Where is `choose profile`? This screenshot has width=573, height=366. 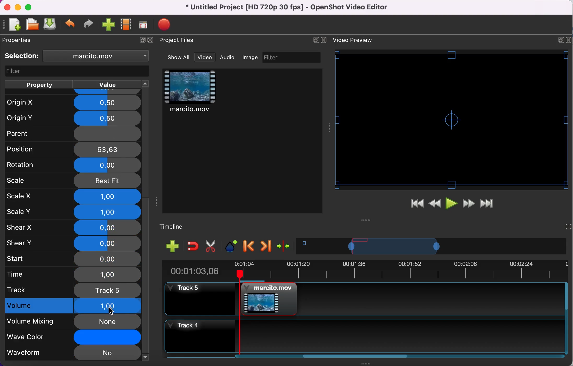 choose profile is located at coordinates (126, 25).